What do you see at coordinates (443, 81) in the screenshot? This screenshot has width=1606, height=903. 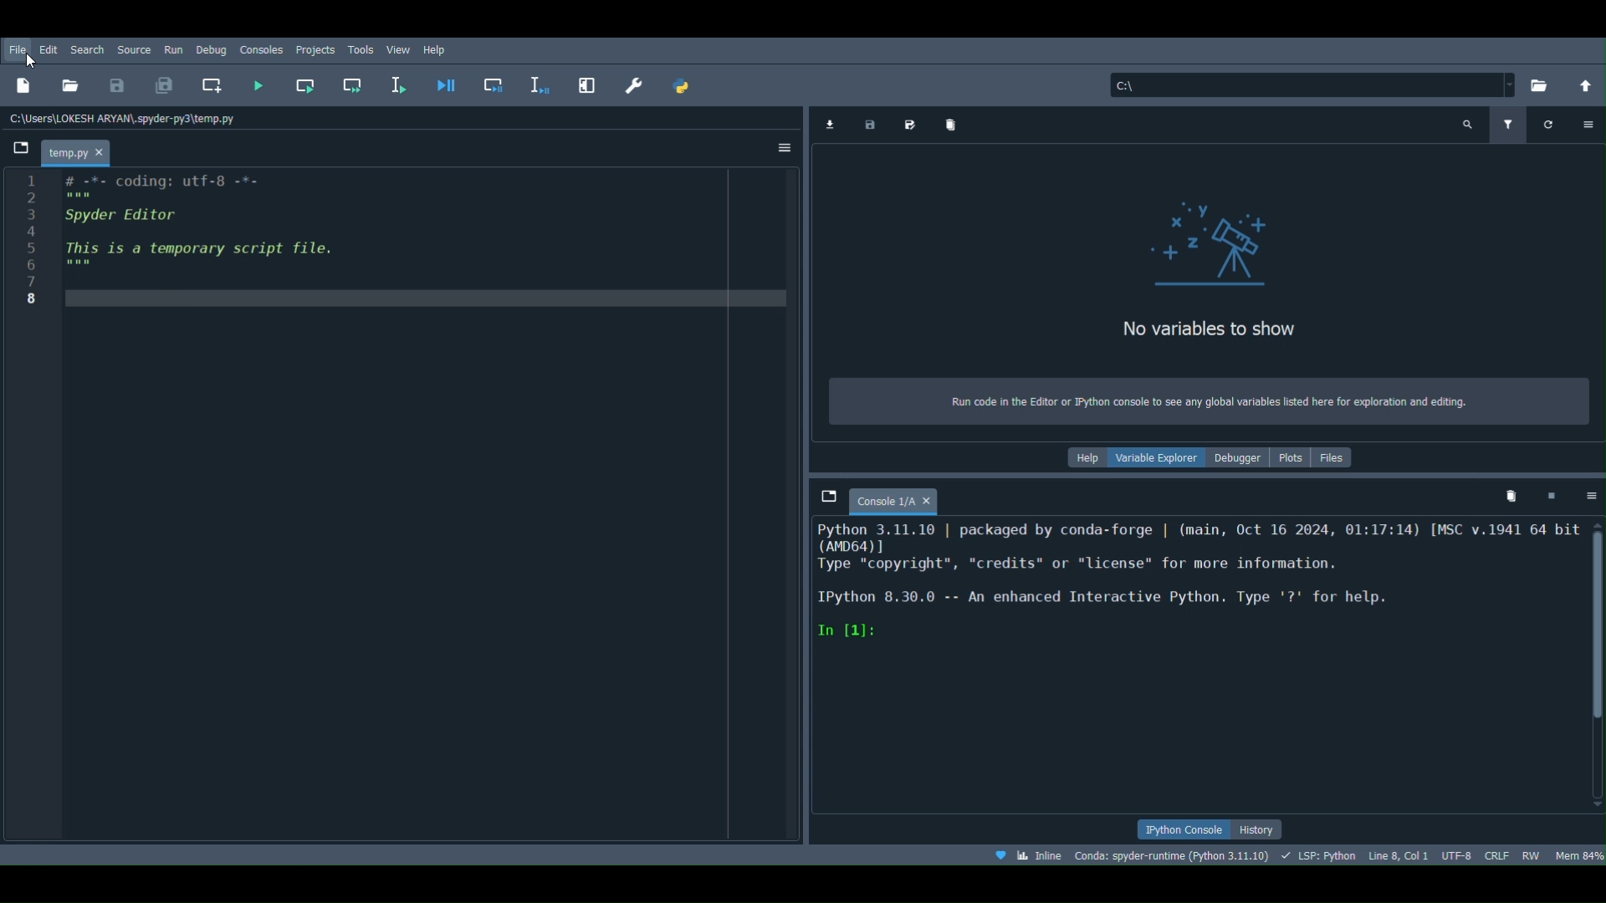 I see `Debug file (Ctrl + F5)` at bounding box center [443, 81].